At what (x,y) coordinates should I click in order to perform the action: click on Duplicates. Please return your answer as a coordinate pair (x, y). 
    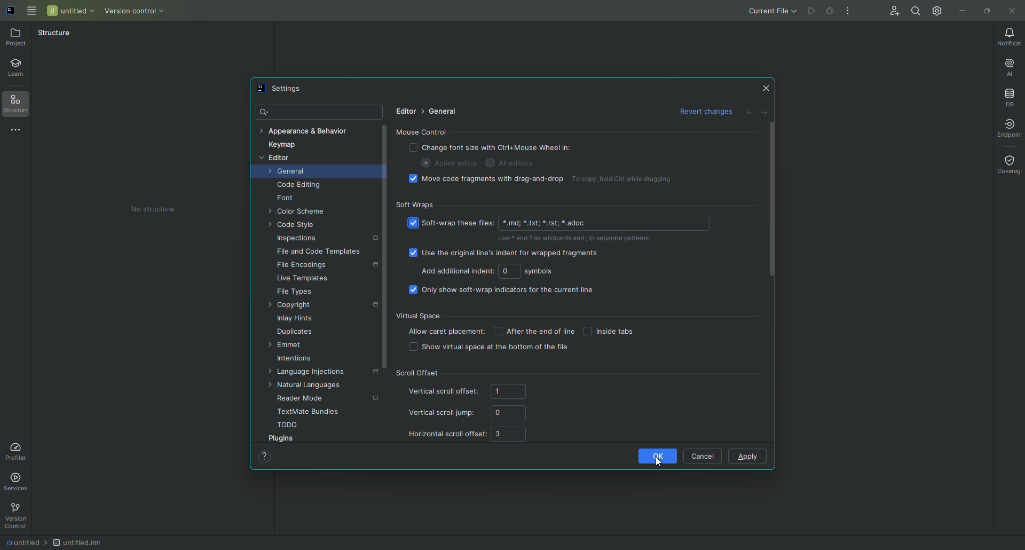
    Looking at the image, I should click on (298, 333).